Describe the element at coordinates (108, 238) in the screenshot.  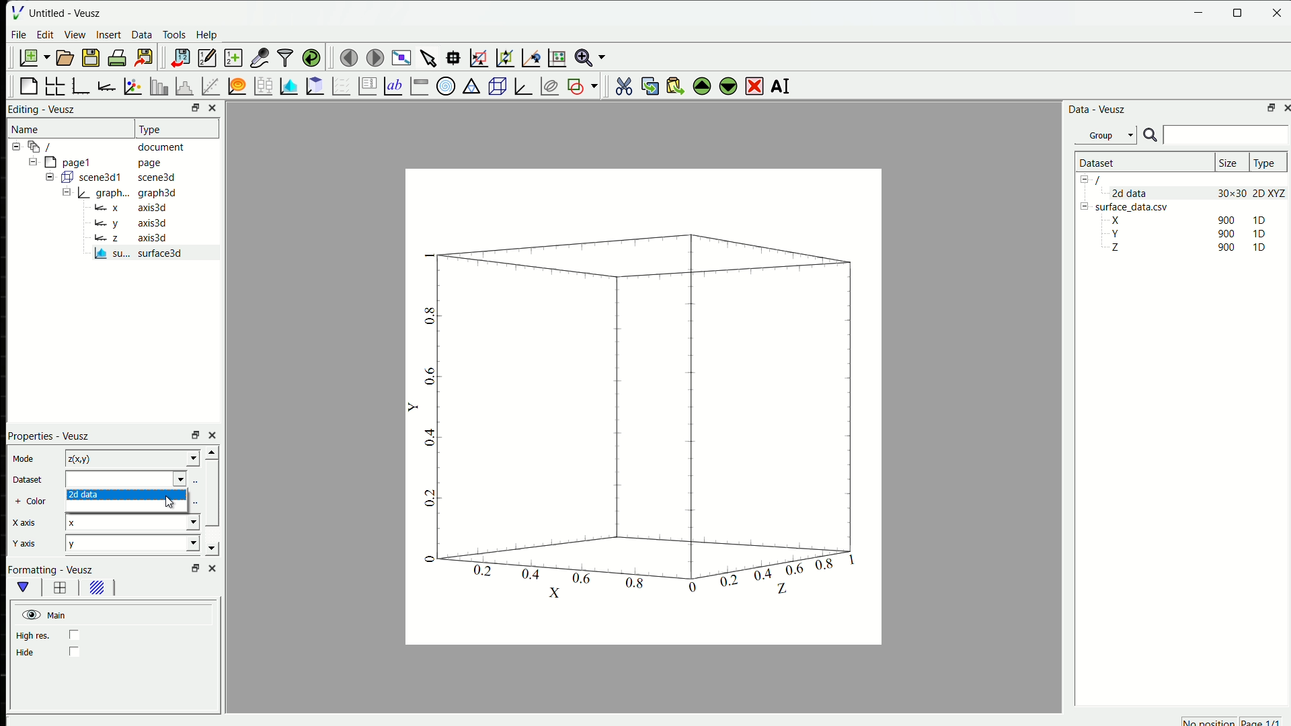
I see `z` at that location.